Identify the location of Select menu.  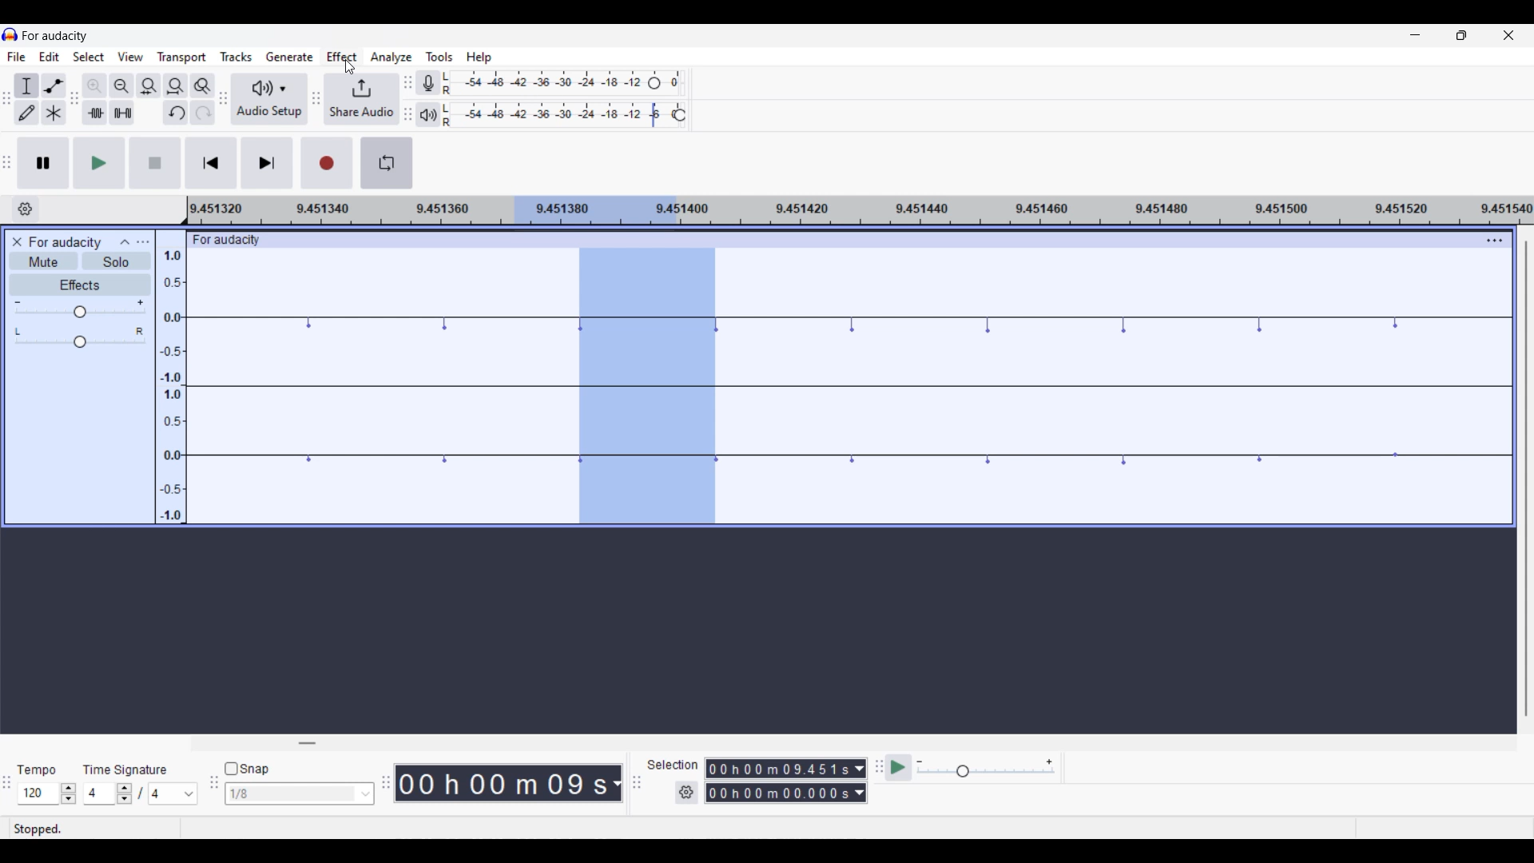
(89, 57).